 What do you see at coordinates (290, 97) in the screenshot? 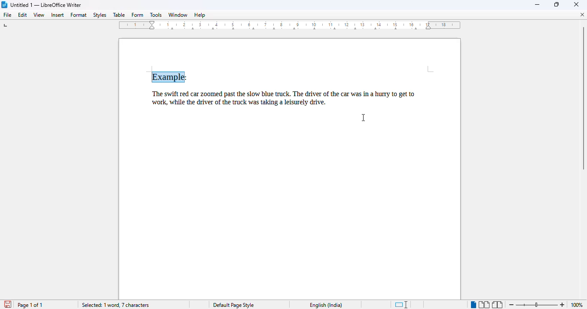
I see ` The swift red car zoomed past the slow blue truck. The driver of the car was in a hurry to get to work, while the driver of the truck was taking a leisurely drive.` at bounding box center [290, 97].